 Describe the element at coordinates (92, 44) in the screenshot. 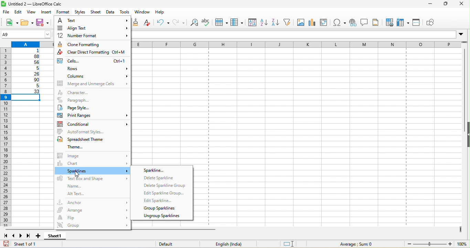

I see `clone formatting` at that location.